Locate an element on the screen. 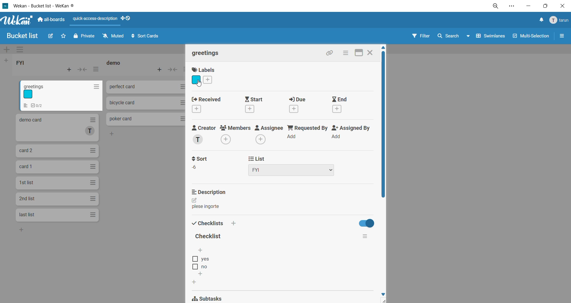 This screenshot has width=571, height=303. maximize is located at coordinates (358, 53).